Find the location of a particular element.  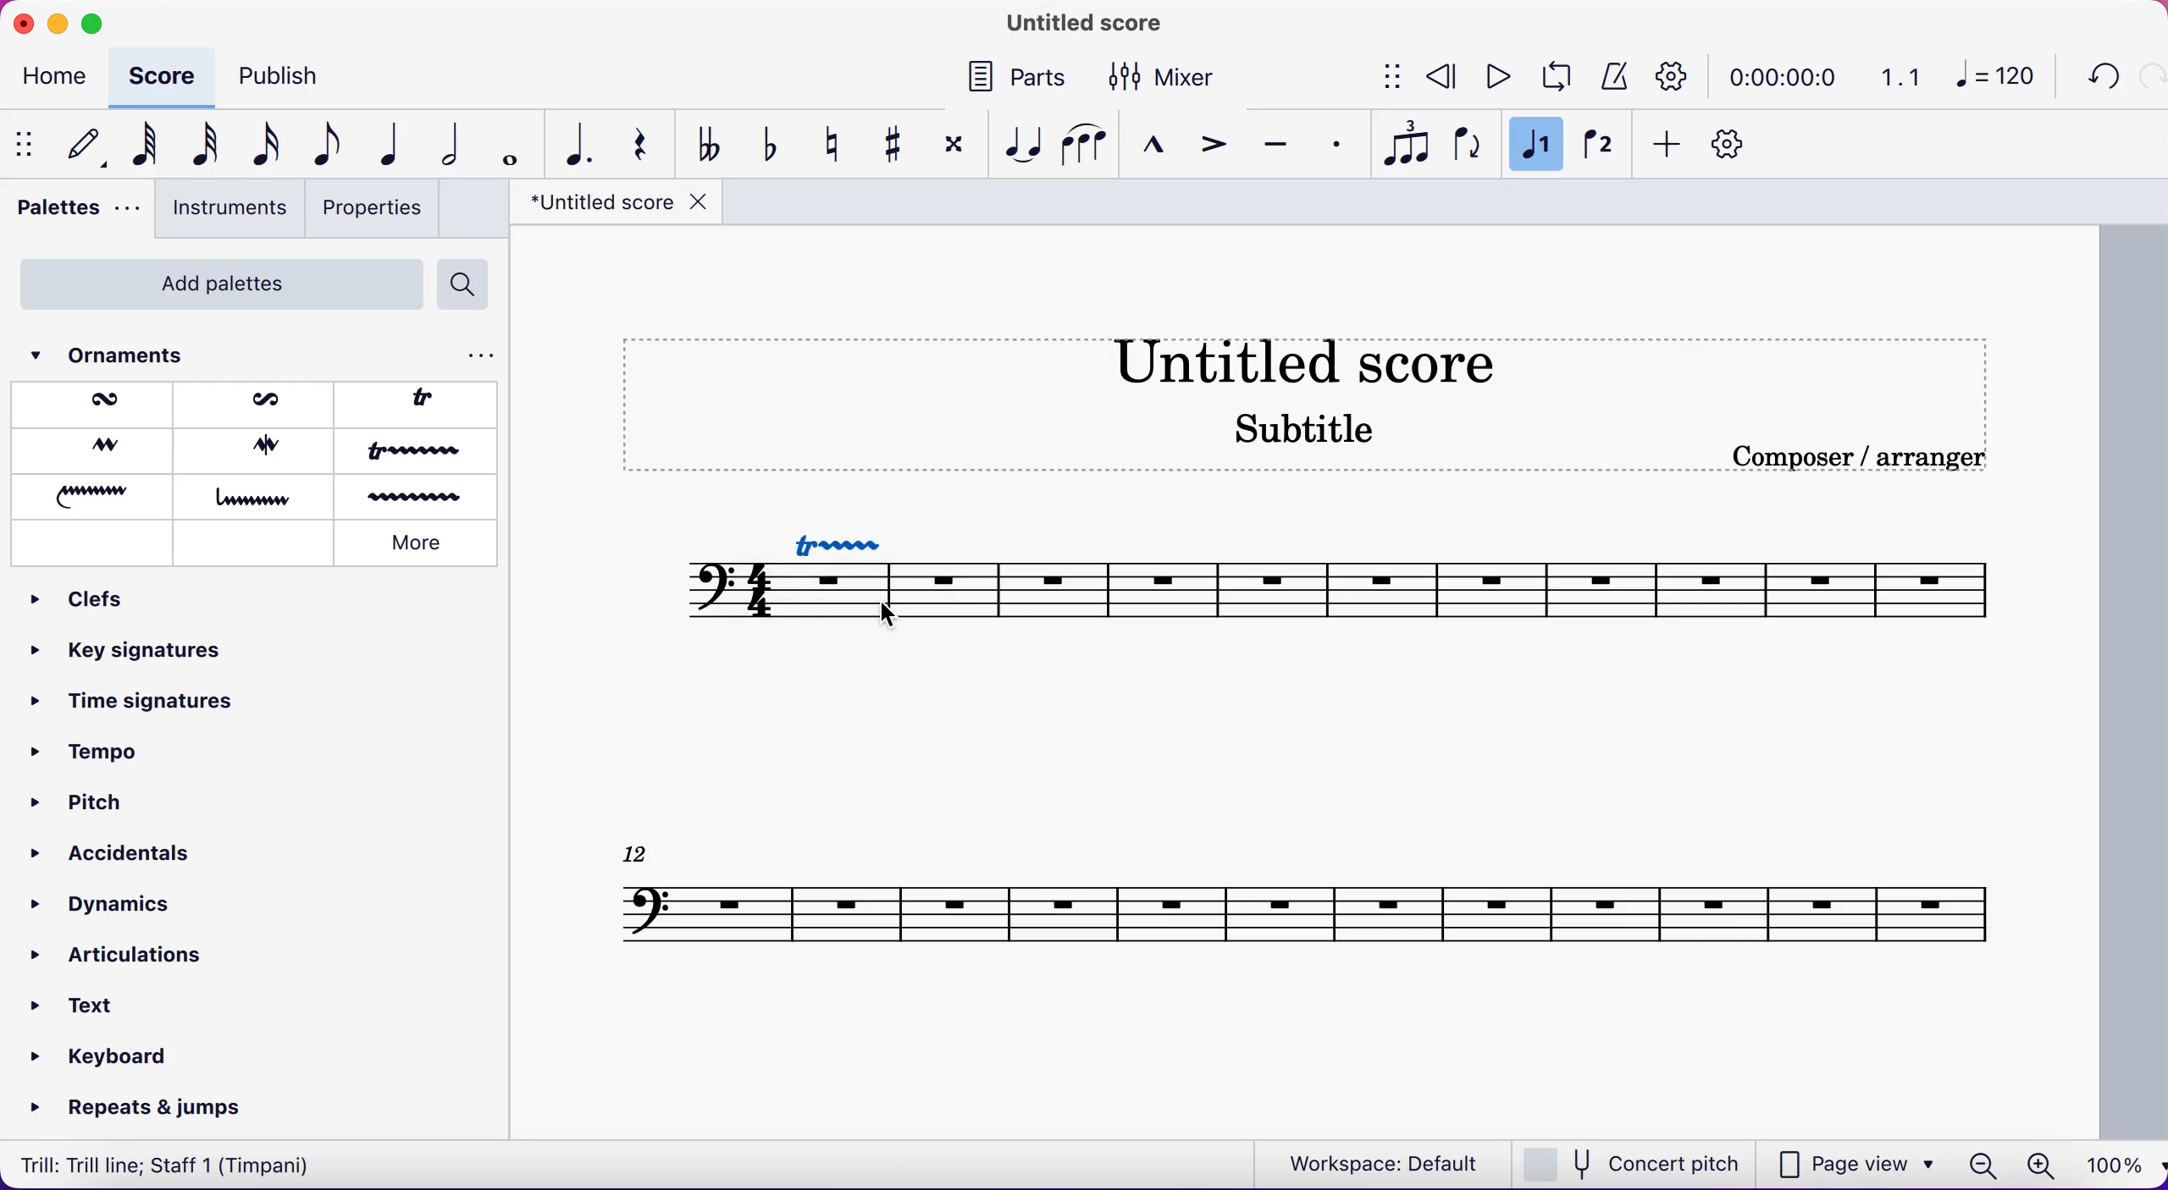

flip direction is located at coordinates (1468, 147).